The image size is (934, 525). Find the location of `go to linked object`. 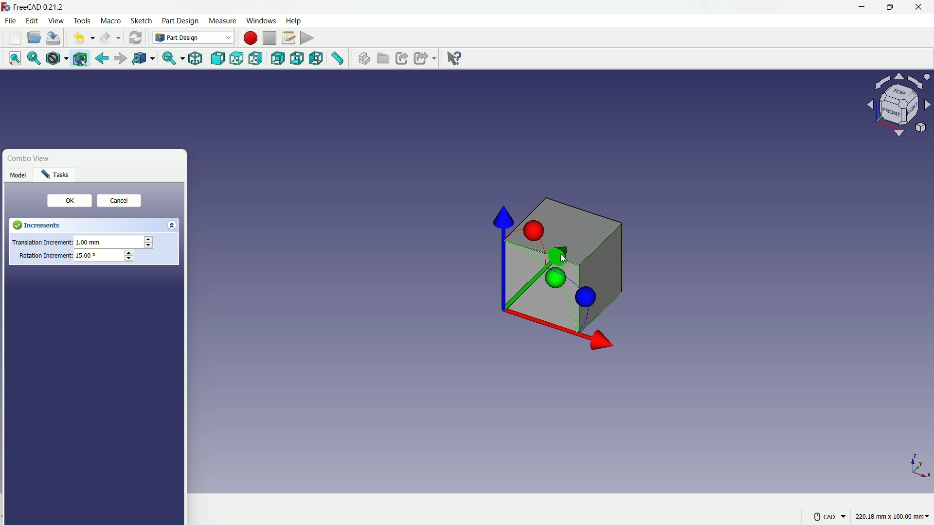

go to linked object is located at coordinates (143, 59).